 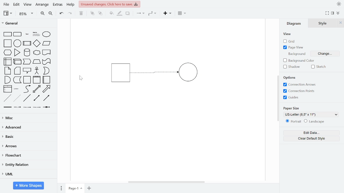 What do you see at coordinates (75, 188) in the screenshot?
I see `current page` at bounding box center [75, 188].